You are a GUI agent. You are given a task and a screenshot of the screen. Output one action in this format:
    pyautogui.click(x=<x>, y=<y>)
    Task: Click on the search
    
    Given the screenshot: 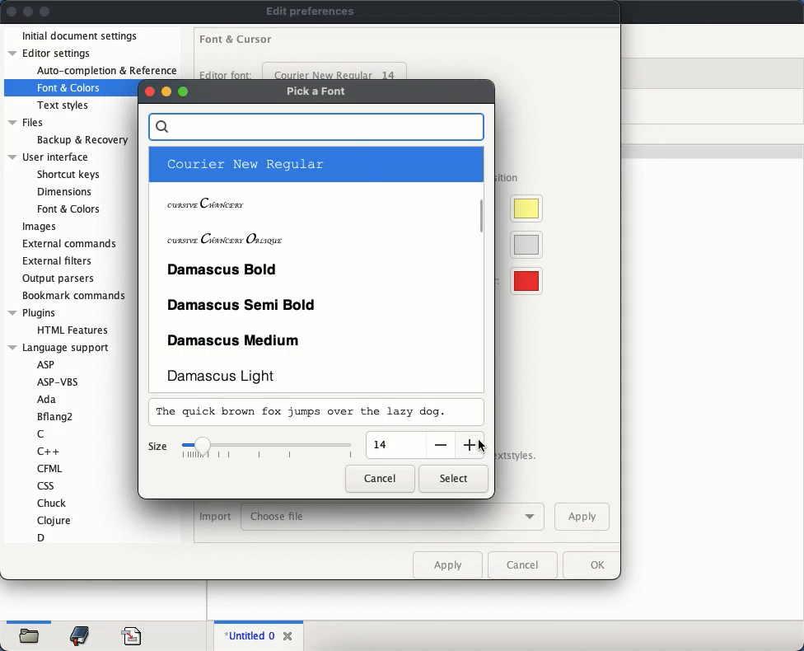 What is the action you would take?
    pyautogui.click(x=316, y=128)
    